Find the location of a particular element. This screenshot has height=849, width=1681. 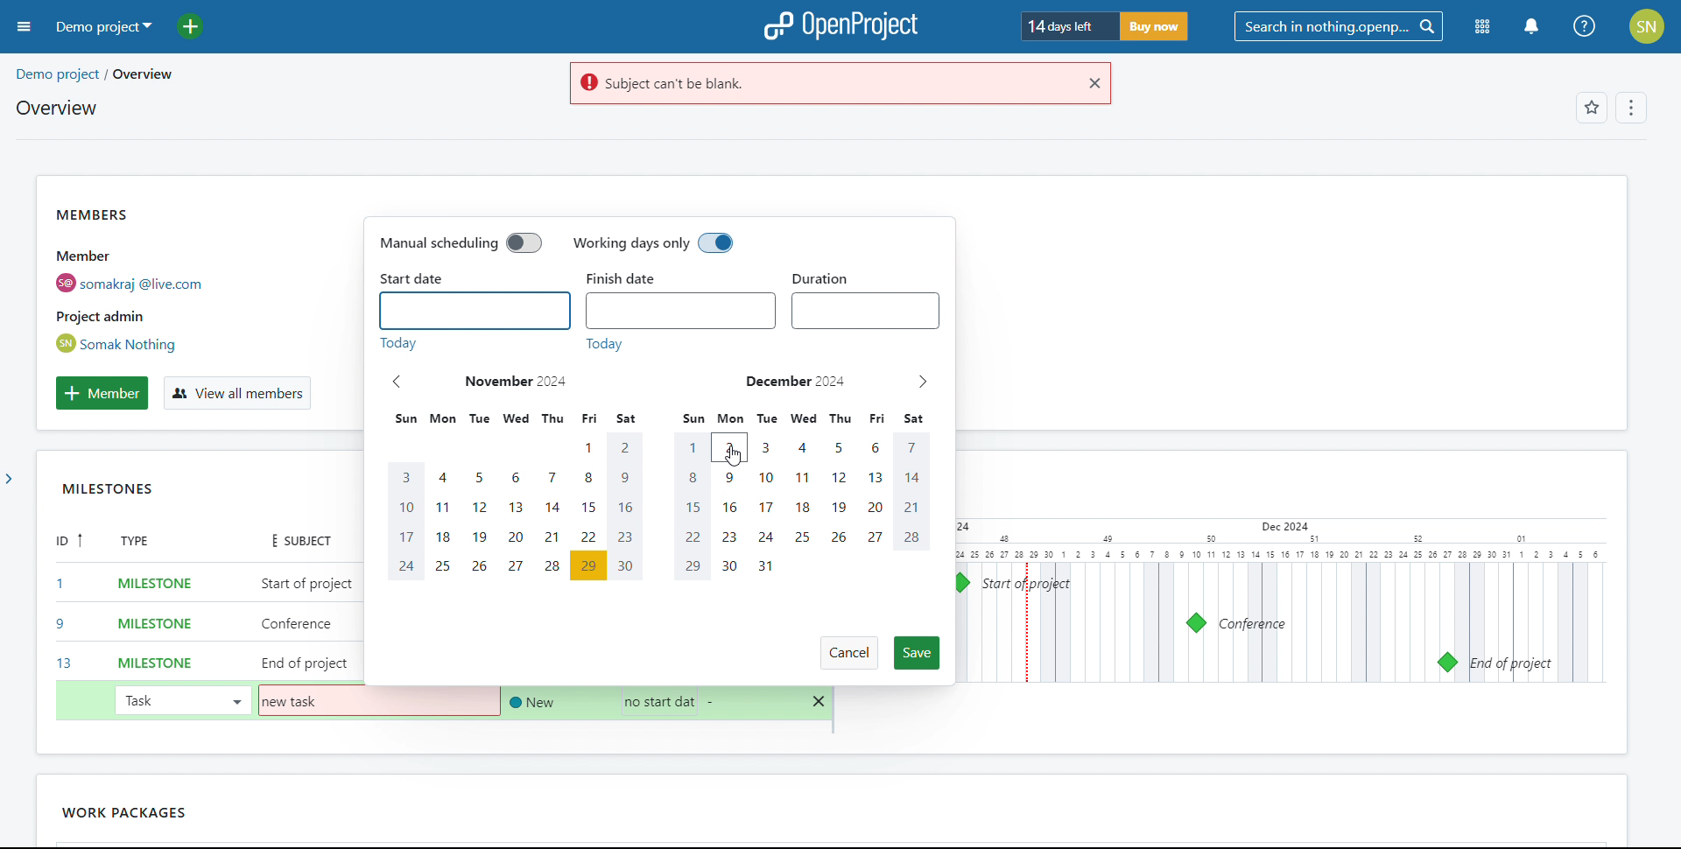

working days only is located at coordinates (654, 244).